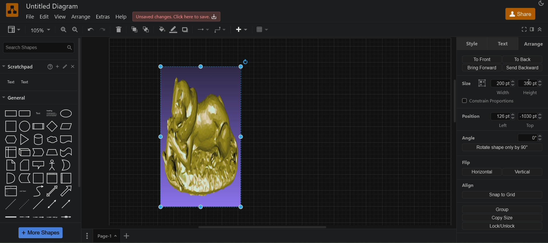  What do you see at coordinates (504, 120) in the screenshot?
I see `position: left: 126 pt` at bounding box center [504, 120].